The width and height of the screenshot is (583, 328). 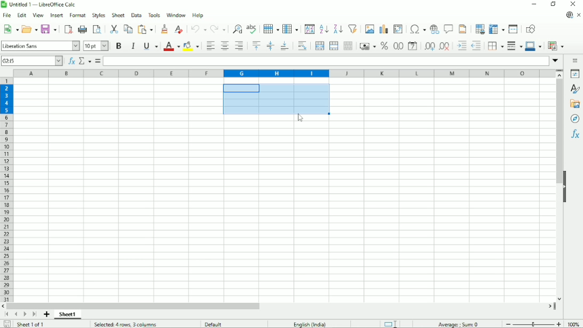 What do you see at coordinates (217, 28) in the screenshot?
I see `Redo` at bounding box center [217, 28].